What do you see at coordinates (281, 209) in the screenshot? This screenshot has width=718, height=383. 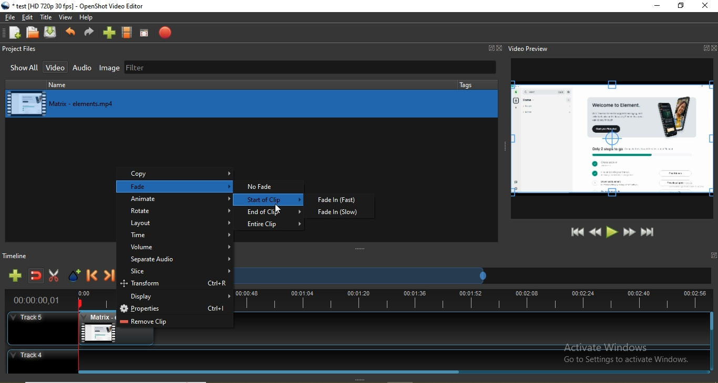 I see `cursor` at bounding box center [281, 209].